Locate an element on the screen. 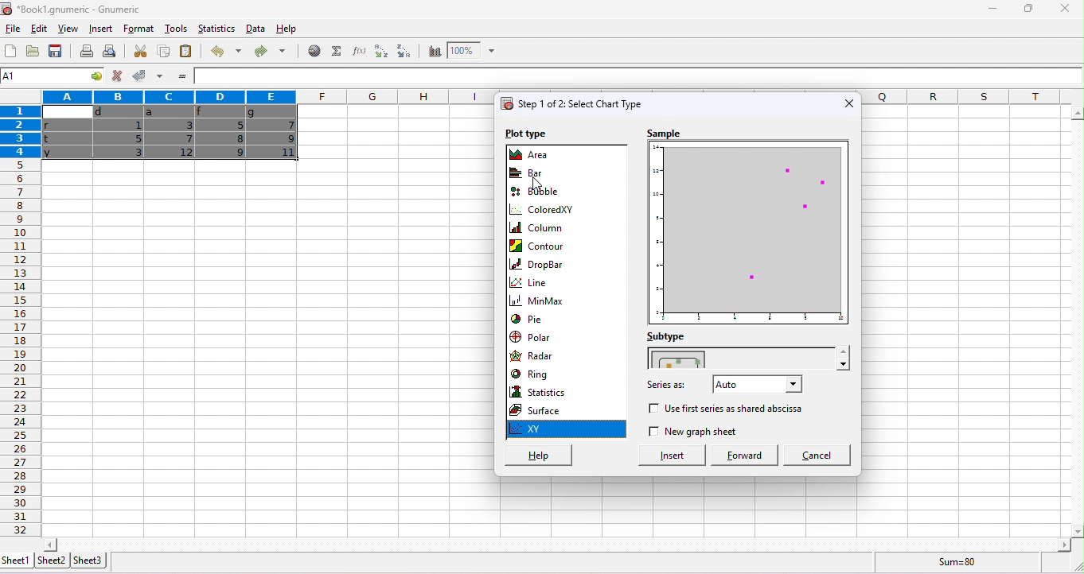  horizontal slider is located at coordinates (556, 545).